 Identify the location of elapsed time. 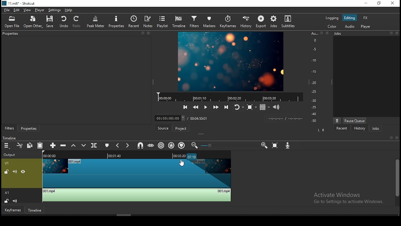
(168, 119).